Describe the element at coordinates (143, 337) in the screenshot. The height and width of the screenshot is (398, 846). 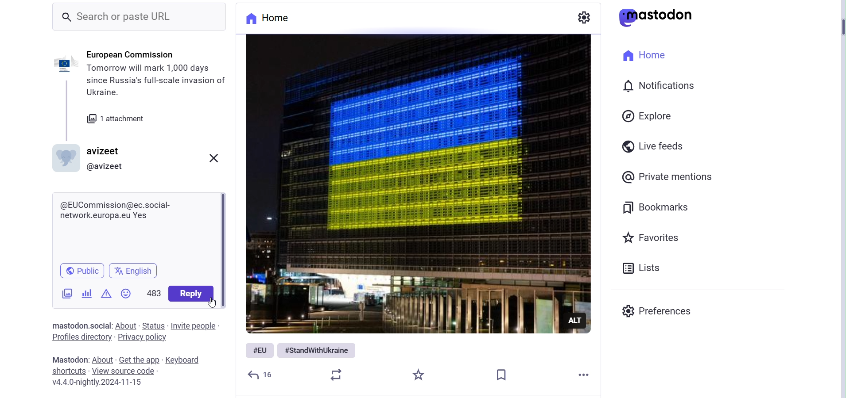
I see `Privacy Policy` at that location.